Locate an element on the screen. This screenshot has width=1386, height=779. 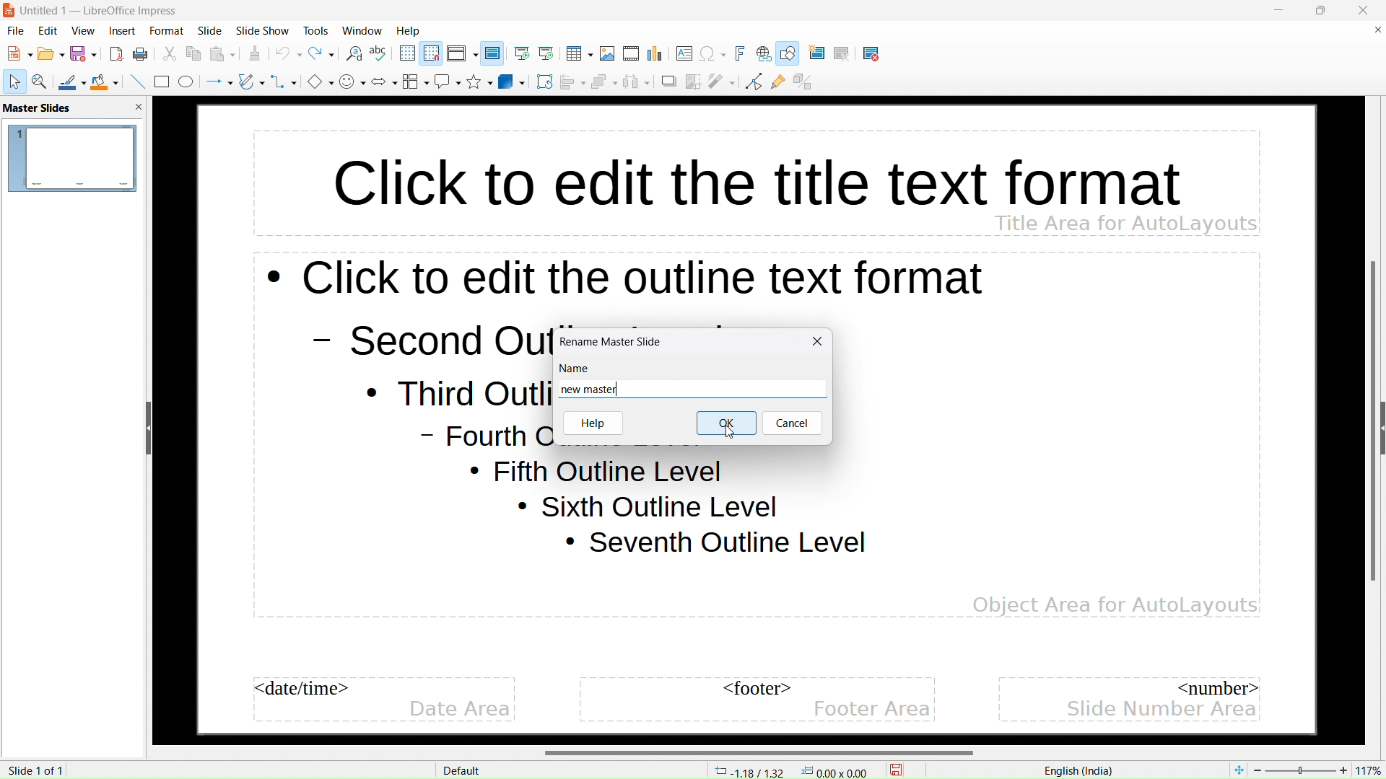
lines and arrows is located at coordinates (219, 82).